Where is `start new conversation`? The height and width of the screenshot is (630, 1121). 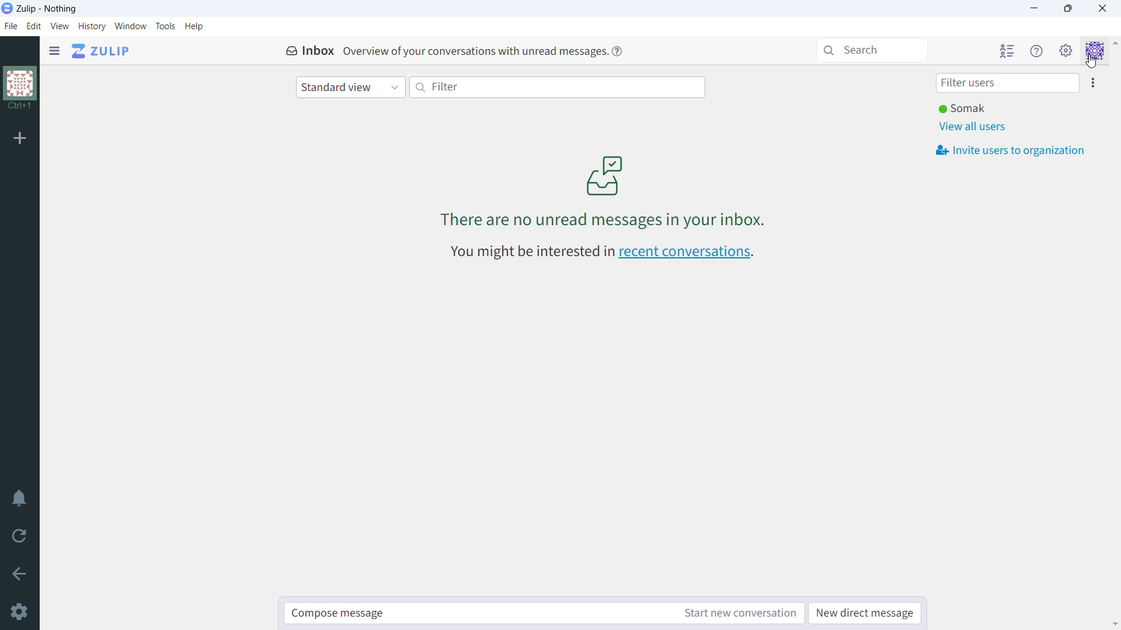
start new conversation is located at coordinates (739, 613).